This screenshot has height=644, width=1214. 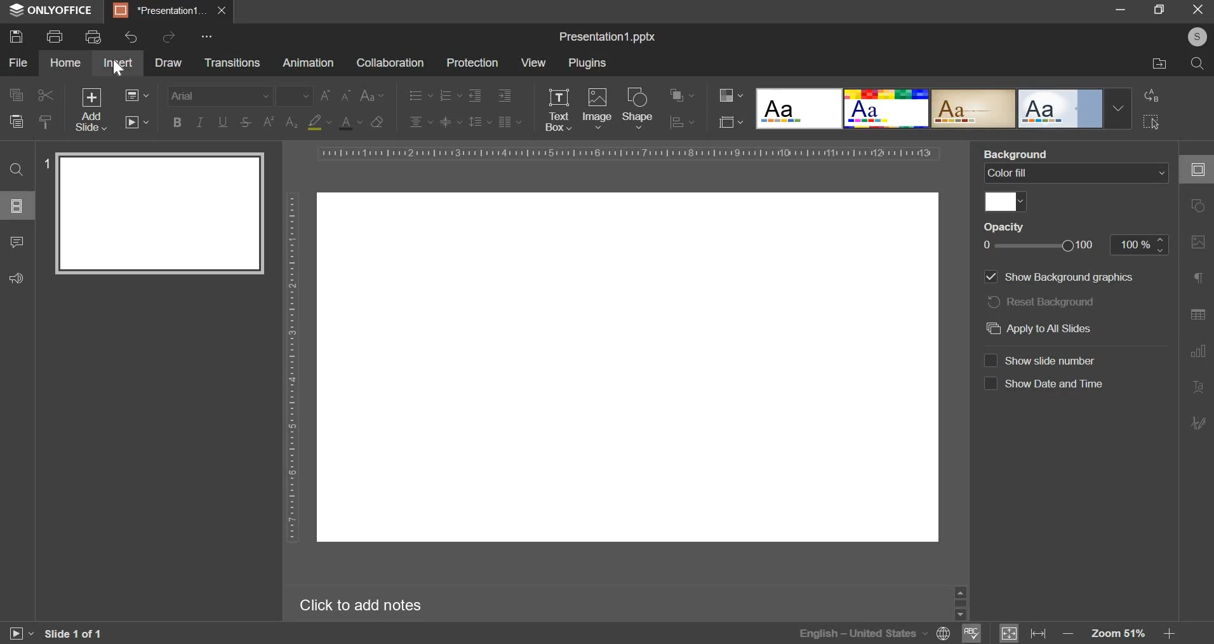 What do you see at coordinates (16, 37) in the screenshot?
I see `save` at bounding box center [16, 37].